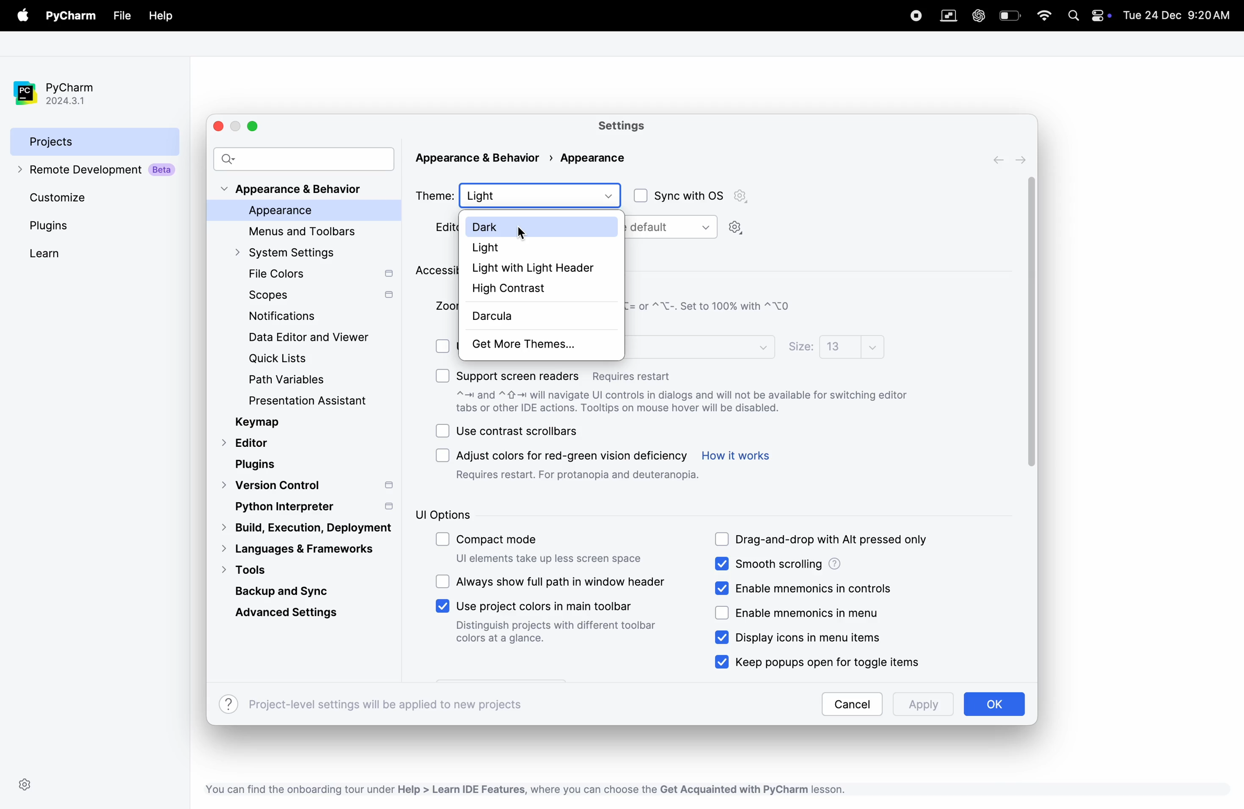 This screenshot has width=1244, height=809. Describe the element at coordinates (673, 227) in the screenshot. I see `light theme default` at that location.